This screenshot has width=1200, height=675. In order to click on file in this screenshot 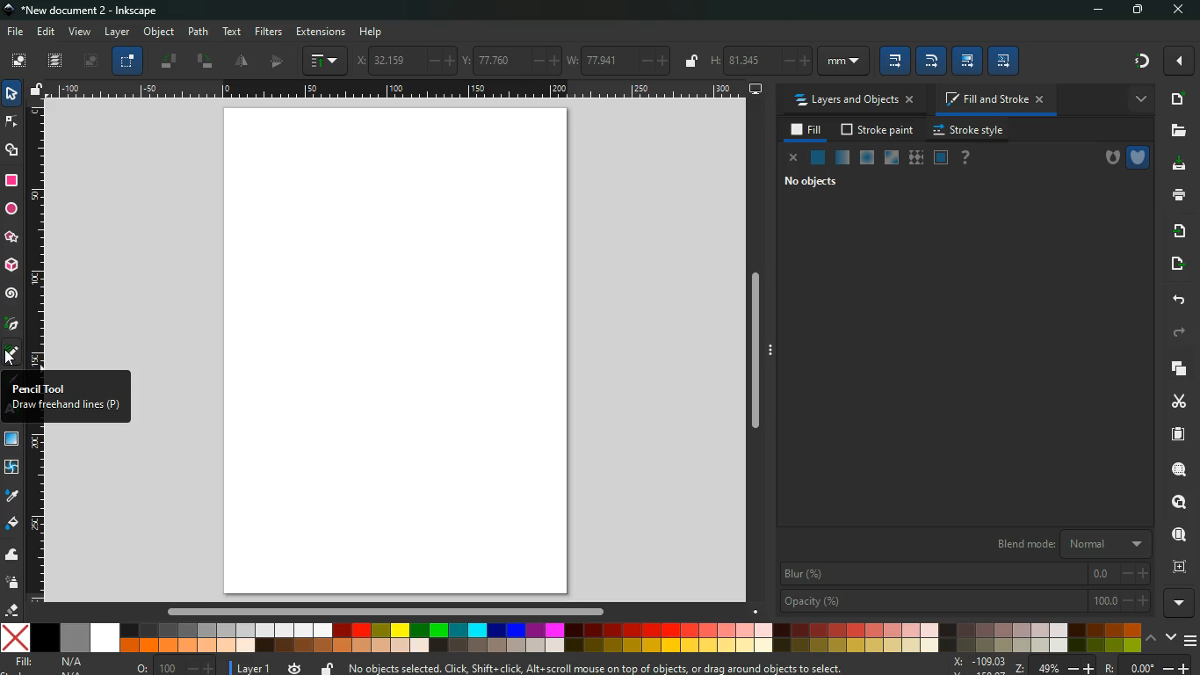, I will do `click(13, 33)`.